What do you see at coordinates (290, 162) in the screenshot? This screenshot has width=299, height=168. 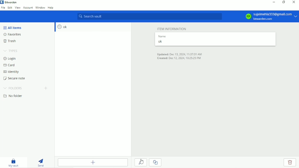 I see `Delete` at bounding box center [290, 162].